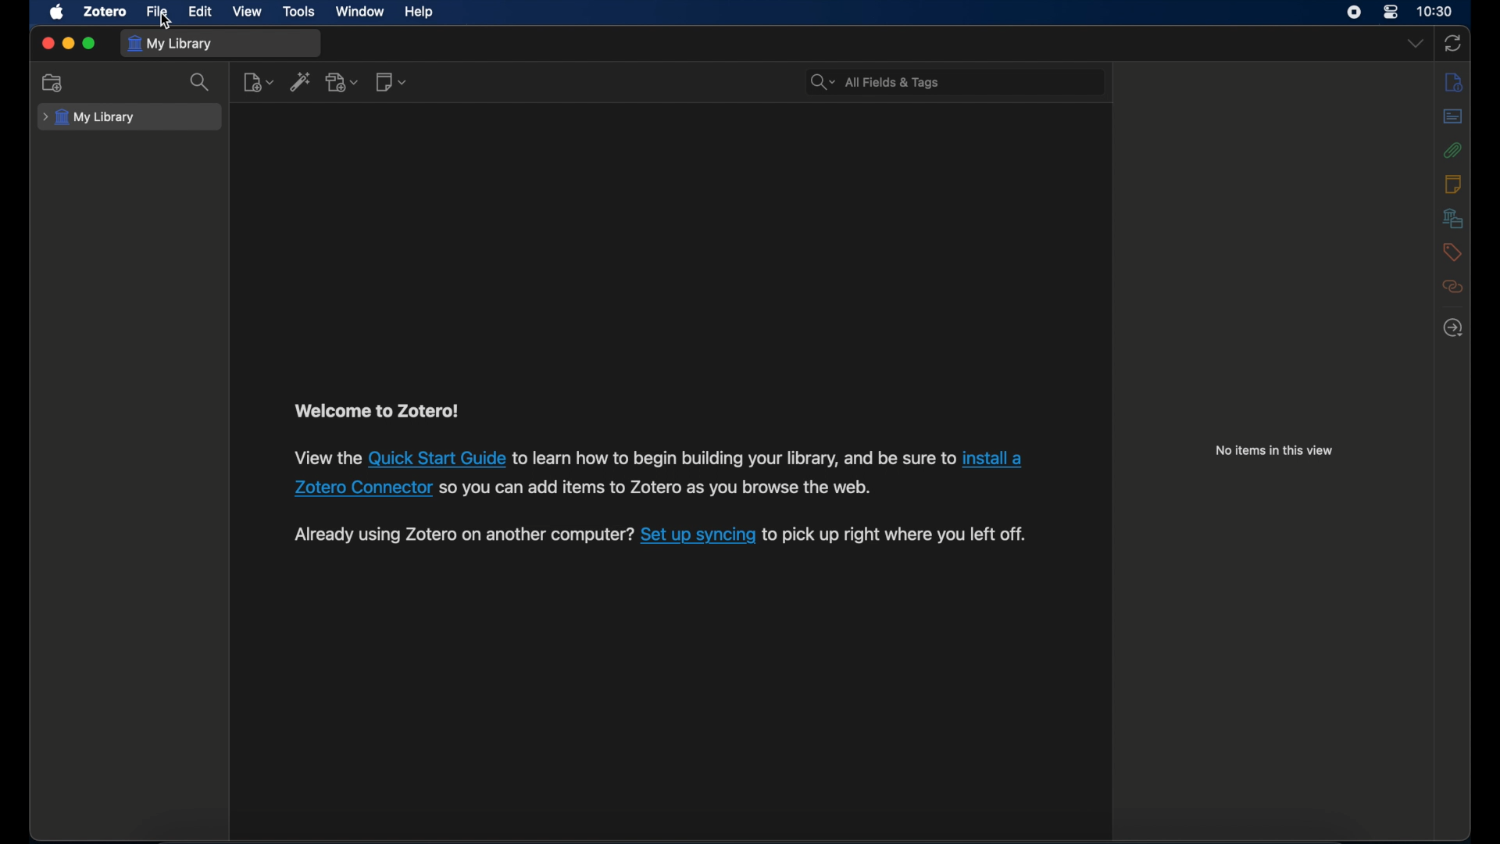  What do you see at coordinates (1354, 13) in the screenshot?
I see `screen recorder` at bounding box center [1354, 13].